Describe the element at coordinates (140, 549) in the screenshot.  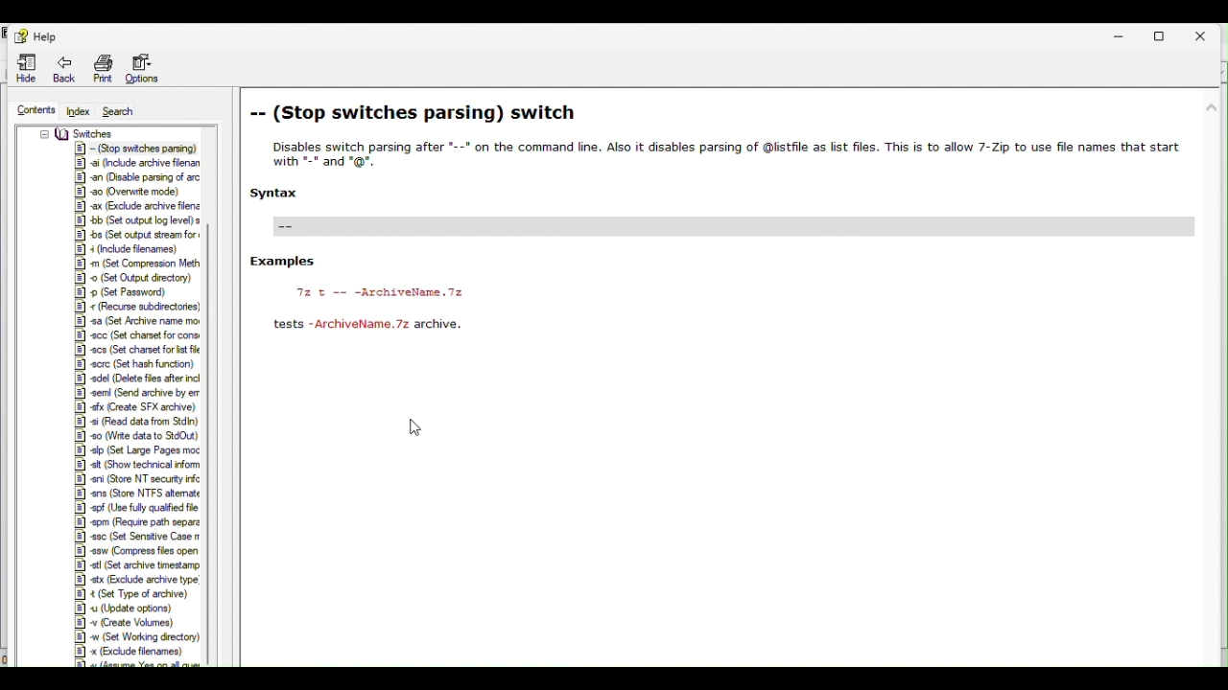
I see `` at that location.